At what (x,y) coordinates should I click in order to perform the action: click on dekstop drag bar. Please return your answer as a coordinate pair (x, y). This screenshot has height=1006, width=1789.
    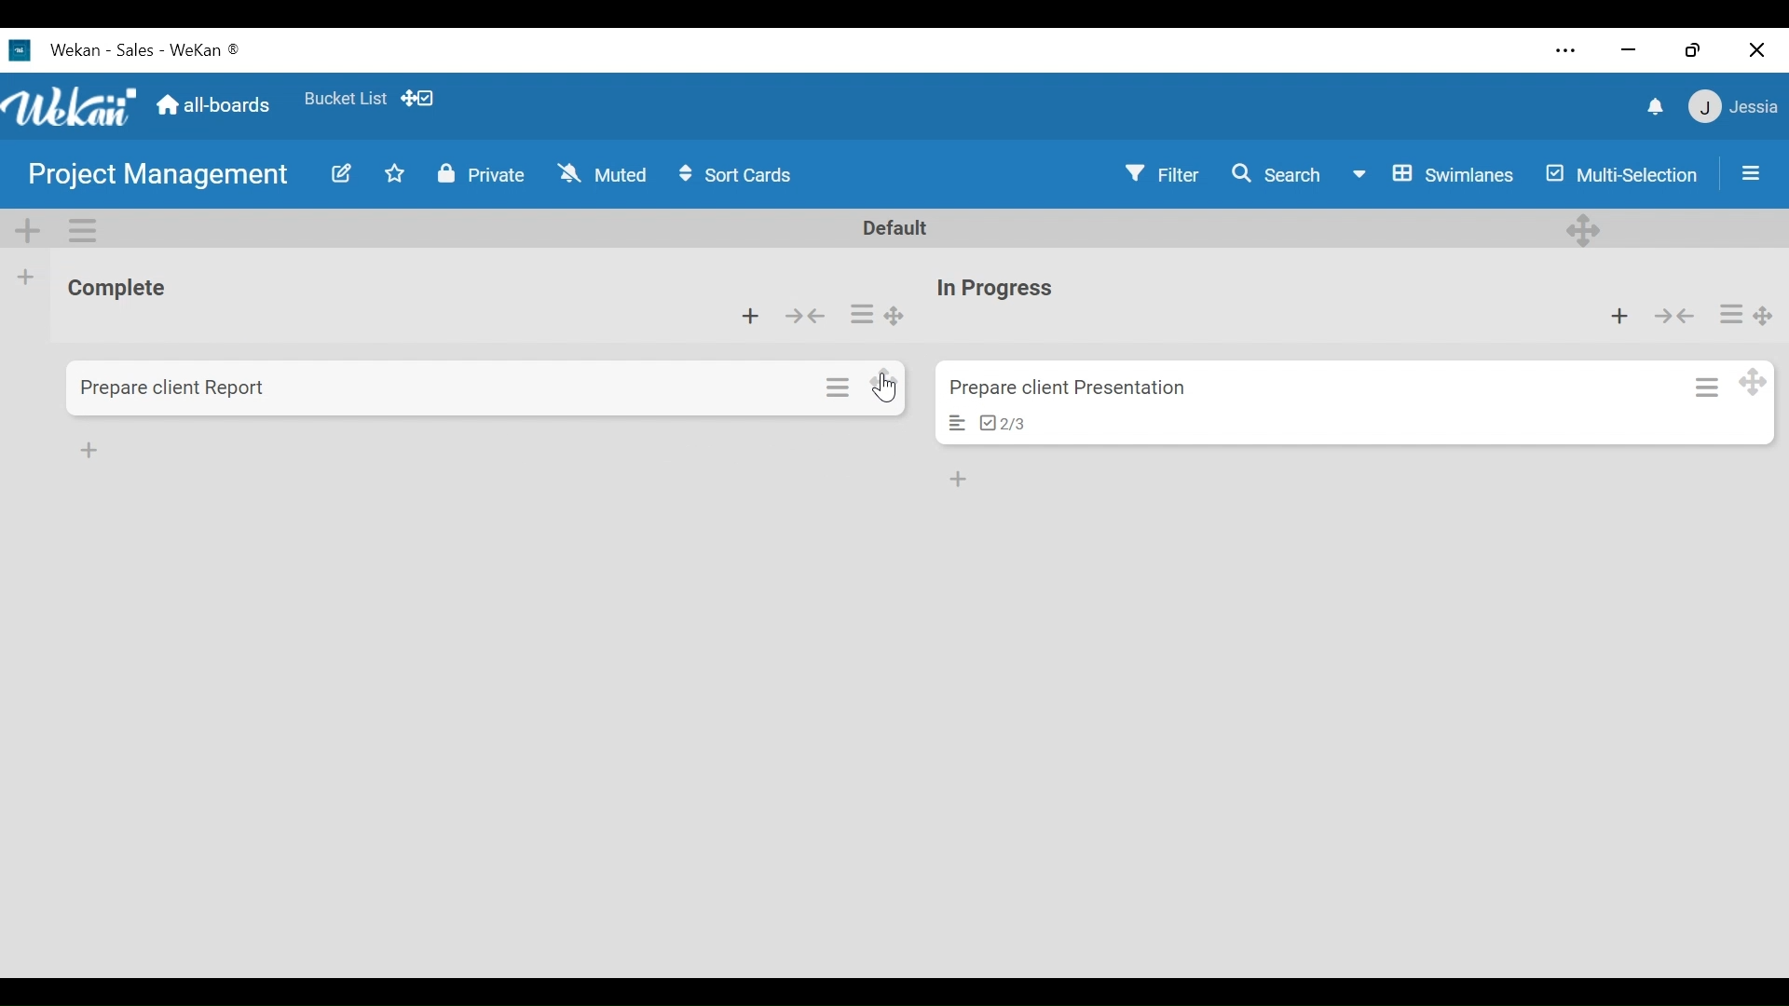
    Looking at the image, I should click on (426, 99).